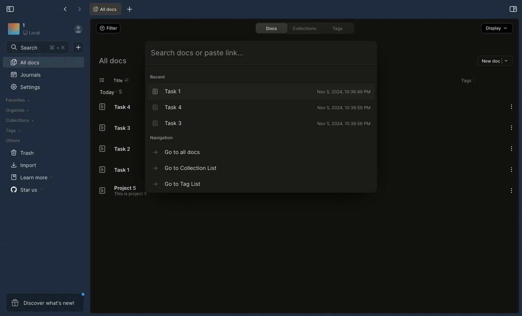  I want to click on Go to tag list, so click(178, 184).